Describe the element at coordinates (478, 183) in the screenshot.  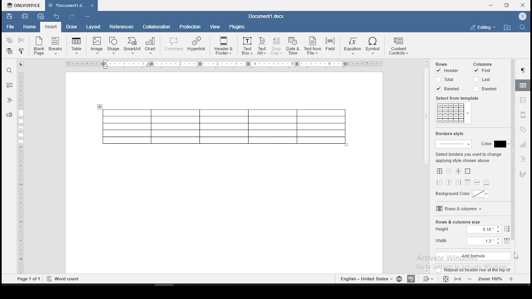
I see `only horizontal inner lines` at that location.